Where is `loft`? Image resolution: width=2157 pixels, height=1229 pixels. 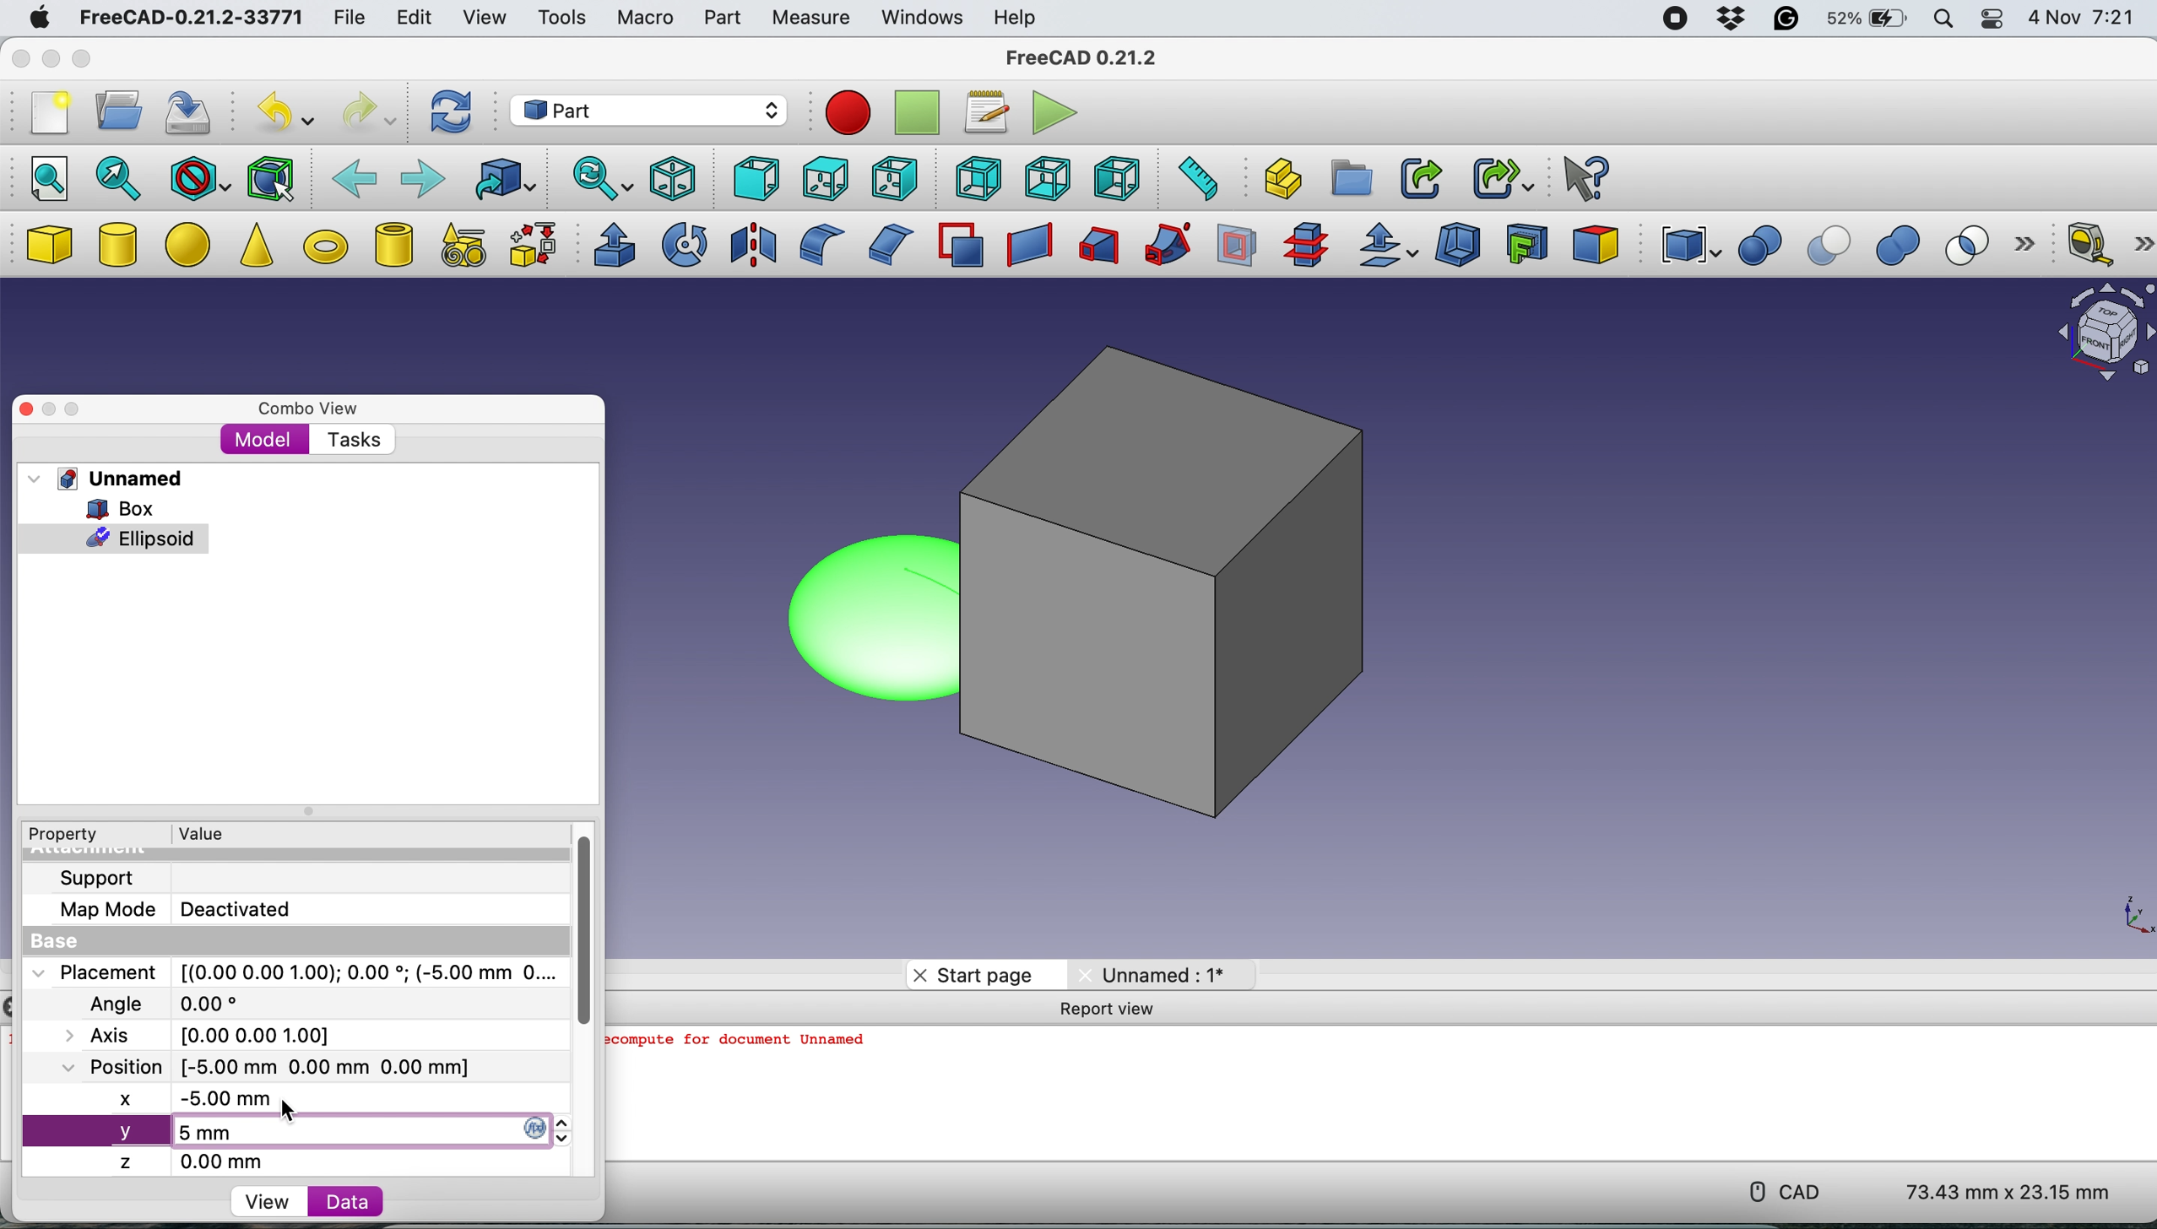 loft is located at coordinates (1096, 248).